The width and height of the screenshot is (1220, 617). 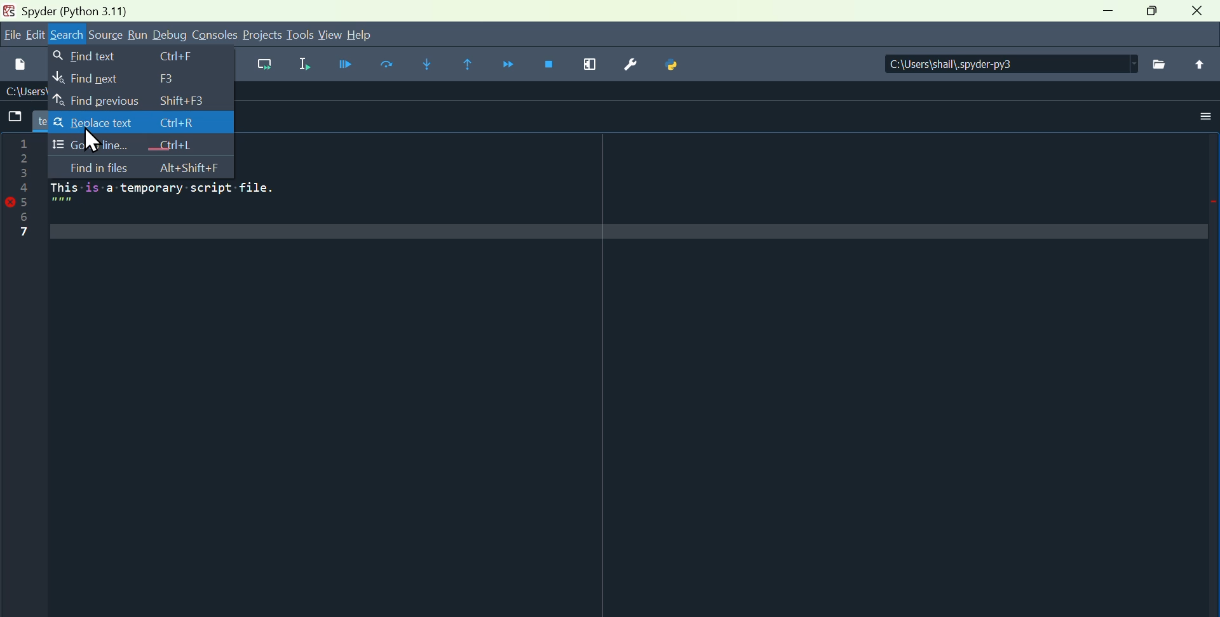 I want to click on Find next, so click(x=137, y=77).